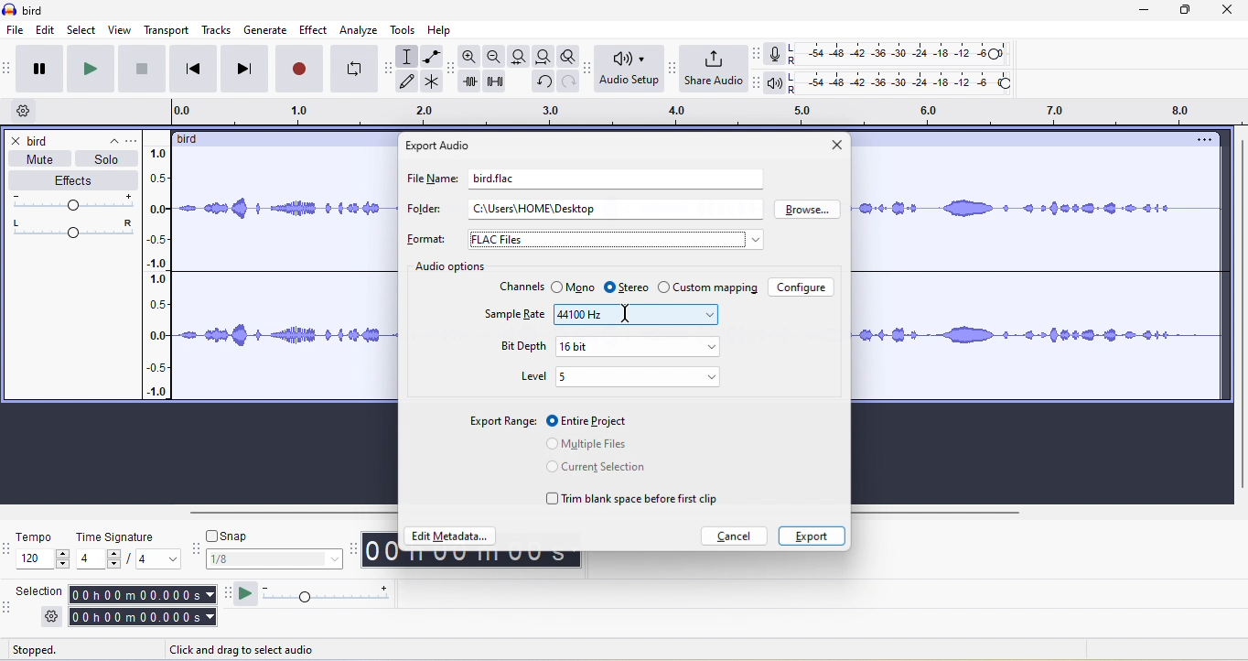  What do you see at coordinates (752, 53) in the screenshot?
I see `audacity recording meter toolbar` at bounding box center [752, 53].